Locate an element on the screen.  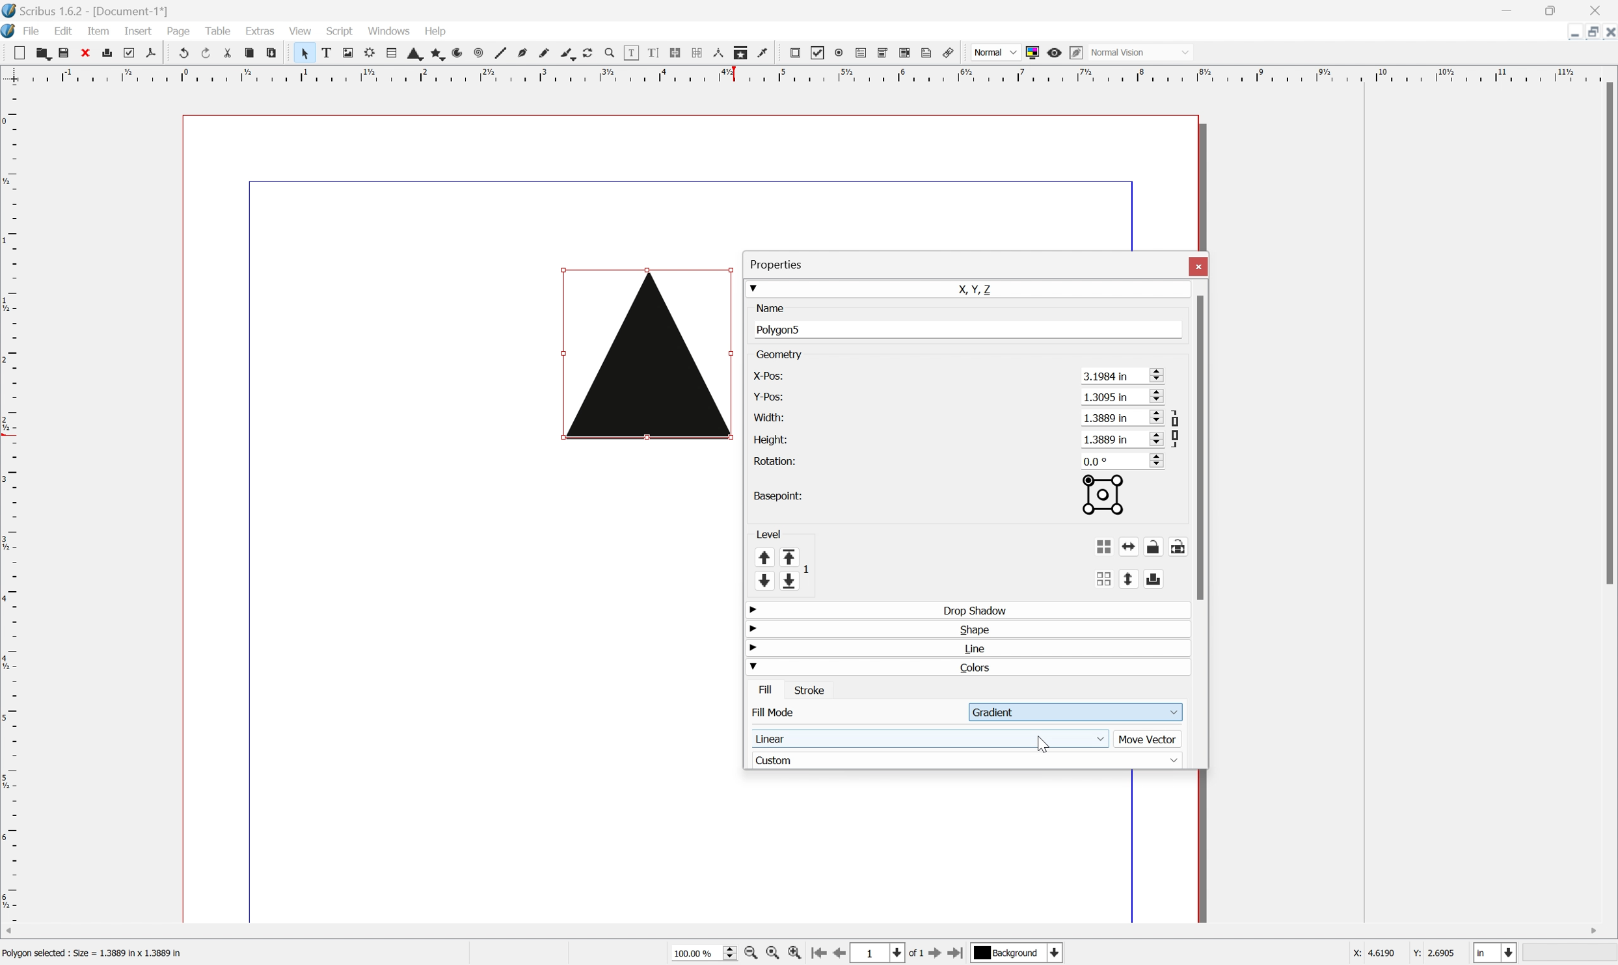
Lock or unlock the object is located at coordinates (1172, 544).